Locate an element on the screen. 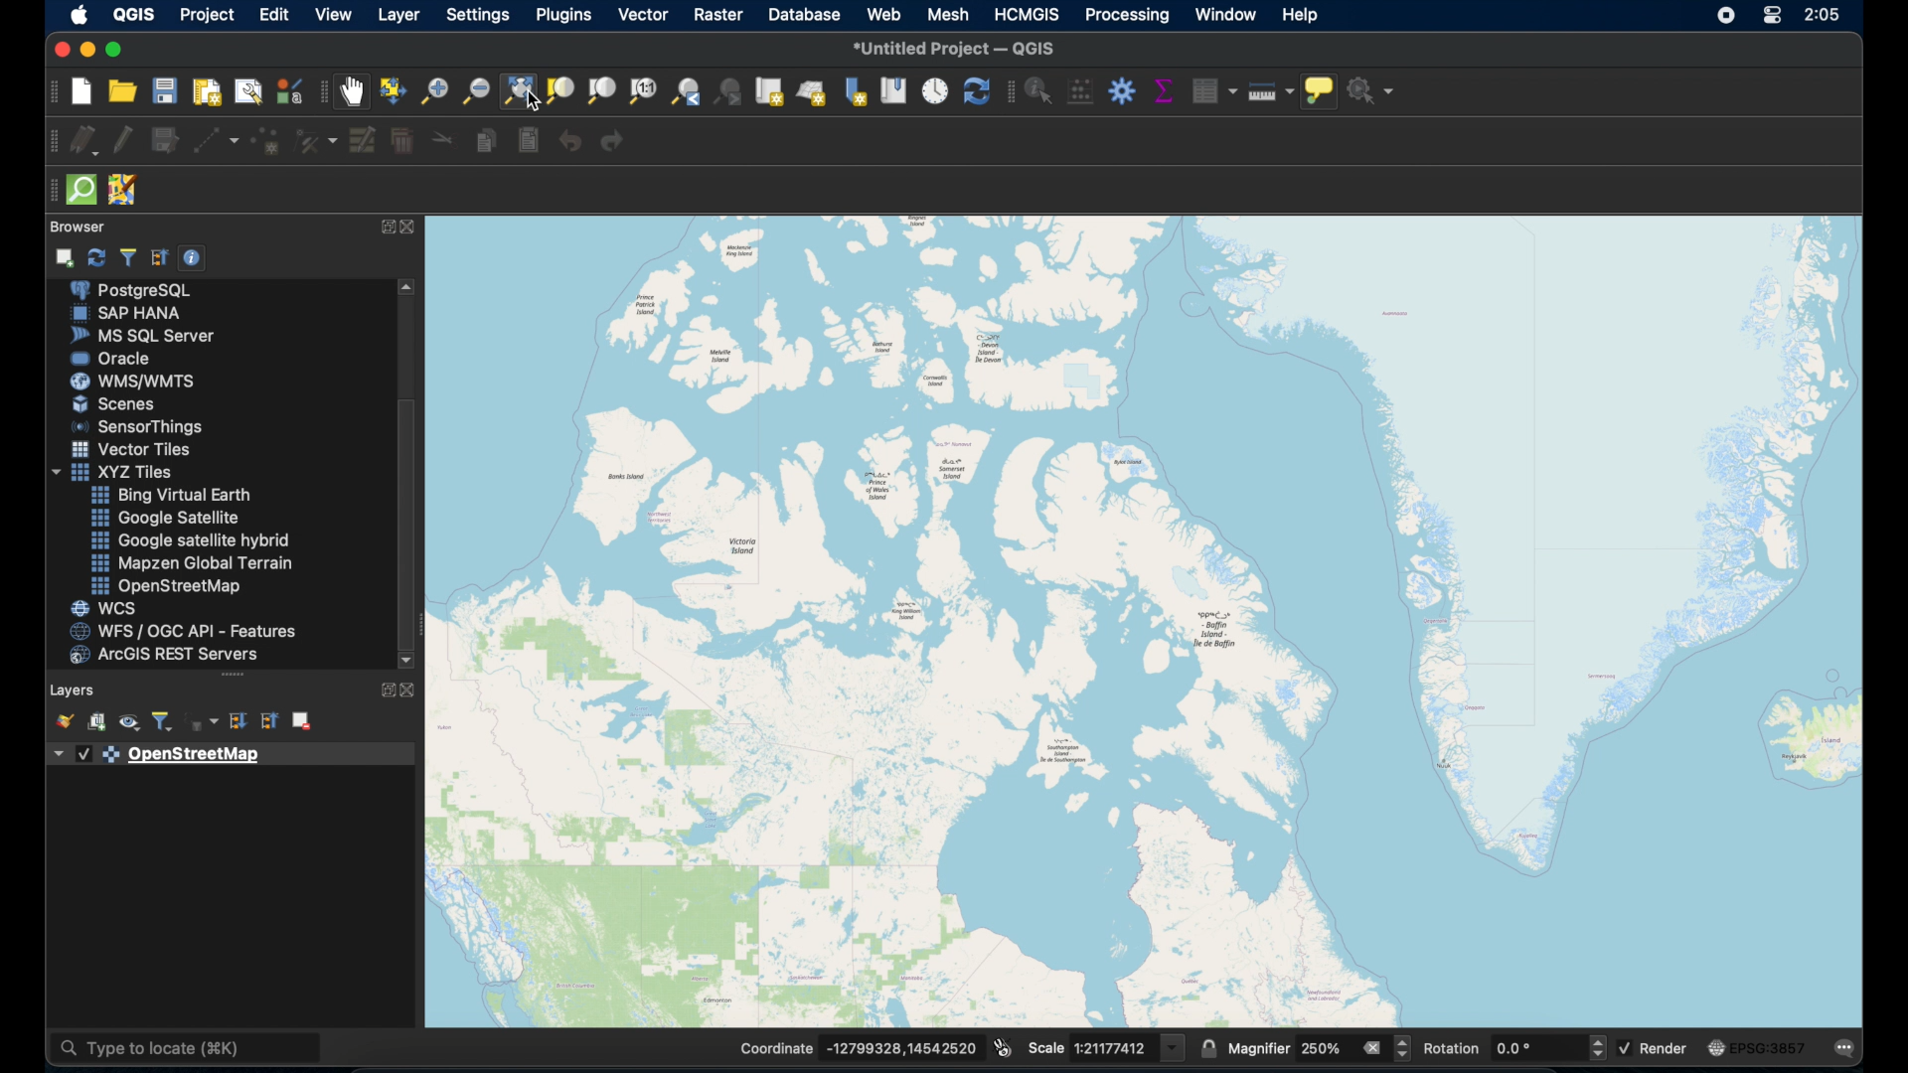 This screenshot has width=1908, height=1073. collapse all is located at coordinates (156, 258).